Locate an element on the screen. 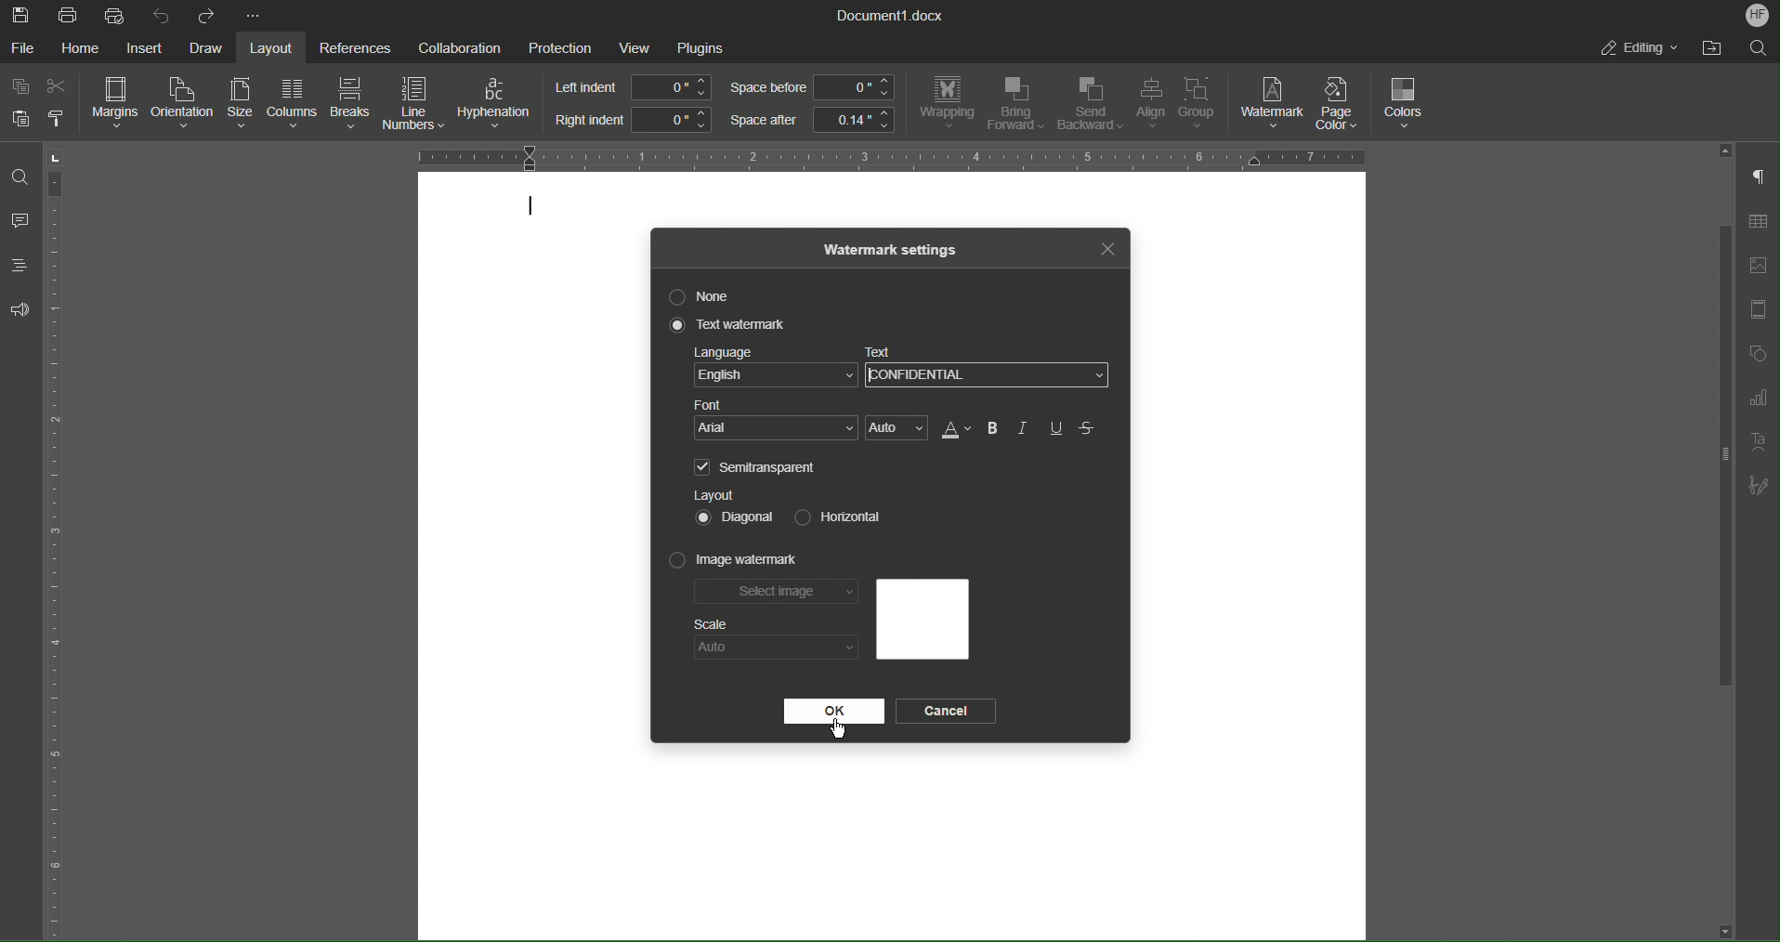 The width and height of the screenshot is (1780, 942). Space before is located at coordinates (811, 88).